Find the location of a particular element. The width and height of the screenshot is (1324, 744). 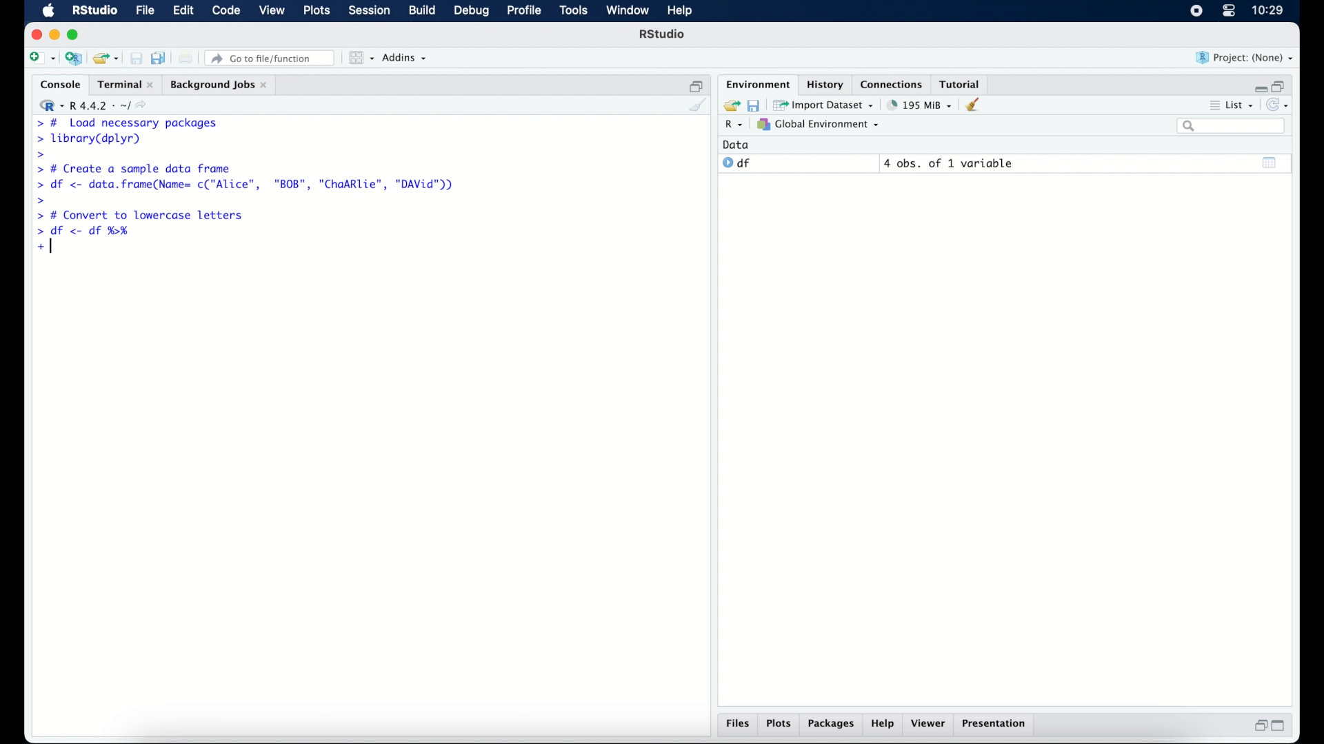

file is located at coordinates (143, 11).